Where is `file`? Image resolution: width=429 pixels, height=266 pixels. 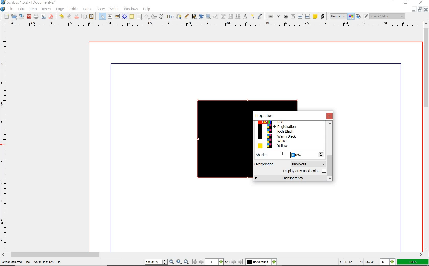
file is located at coordinates (11, 10).